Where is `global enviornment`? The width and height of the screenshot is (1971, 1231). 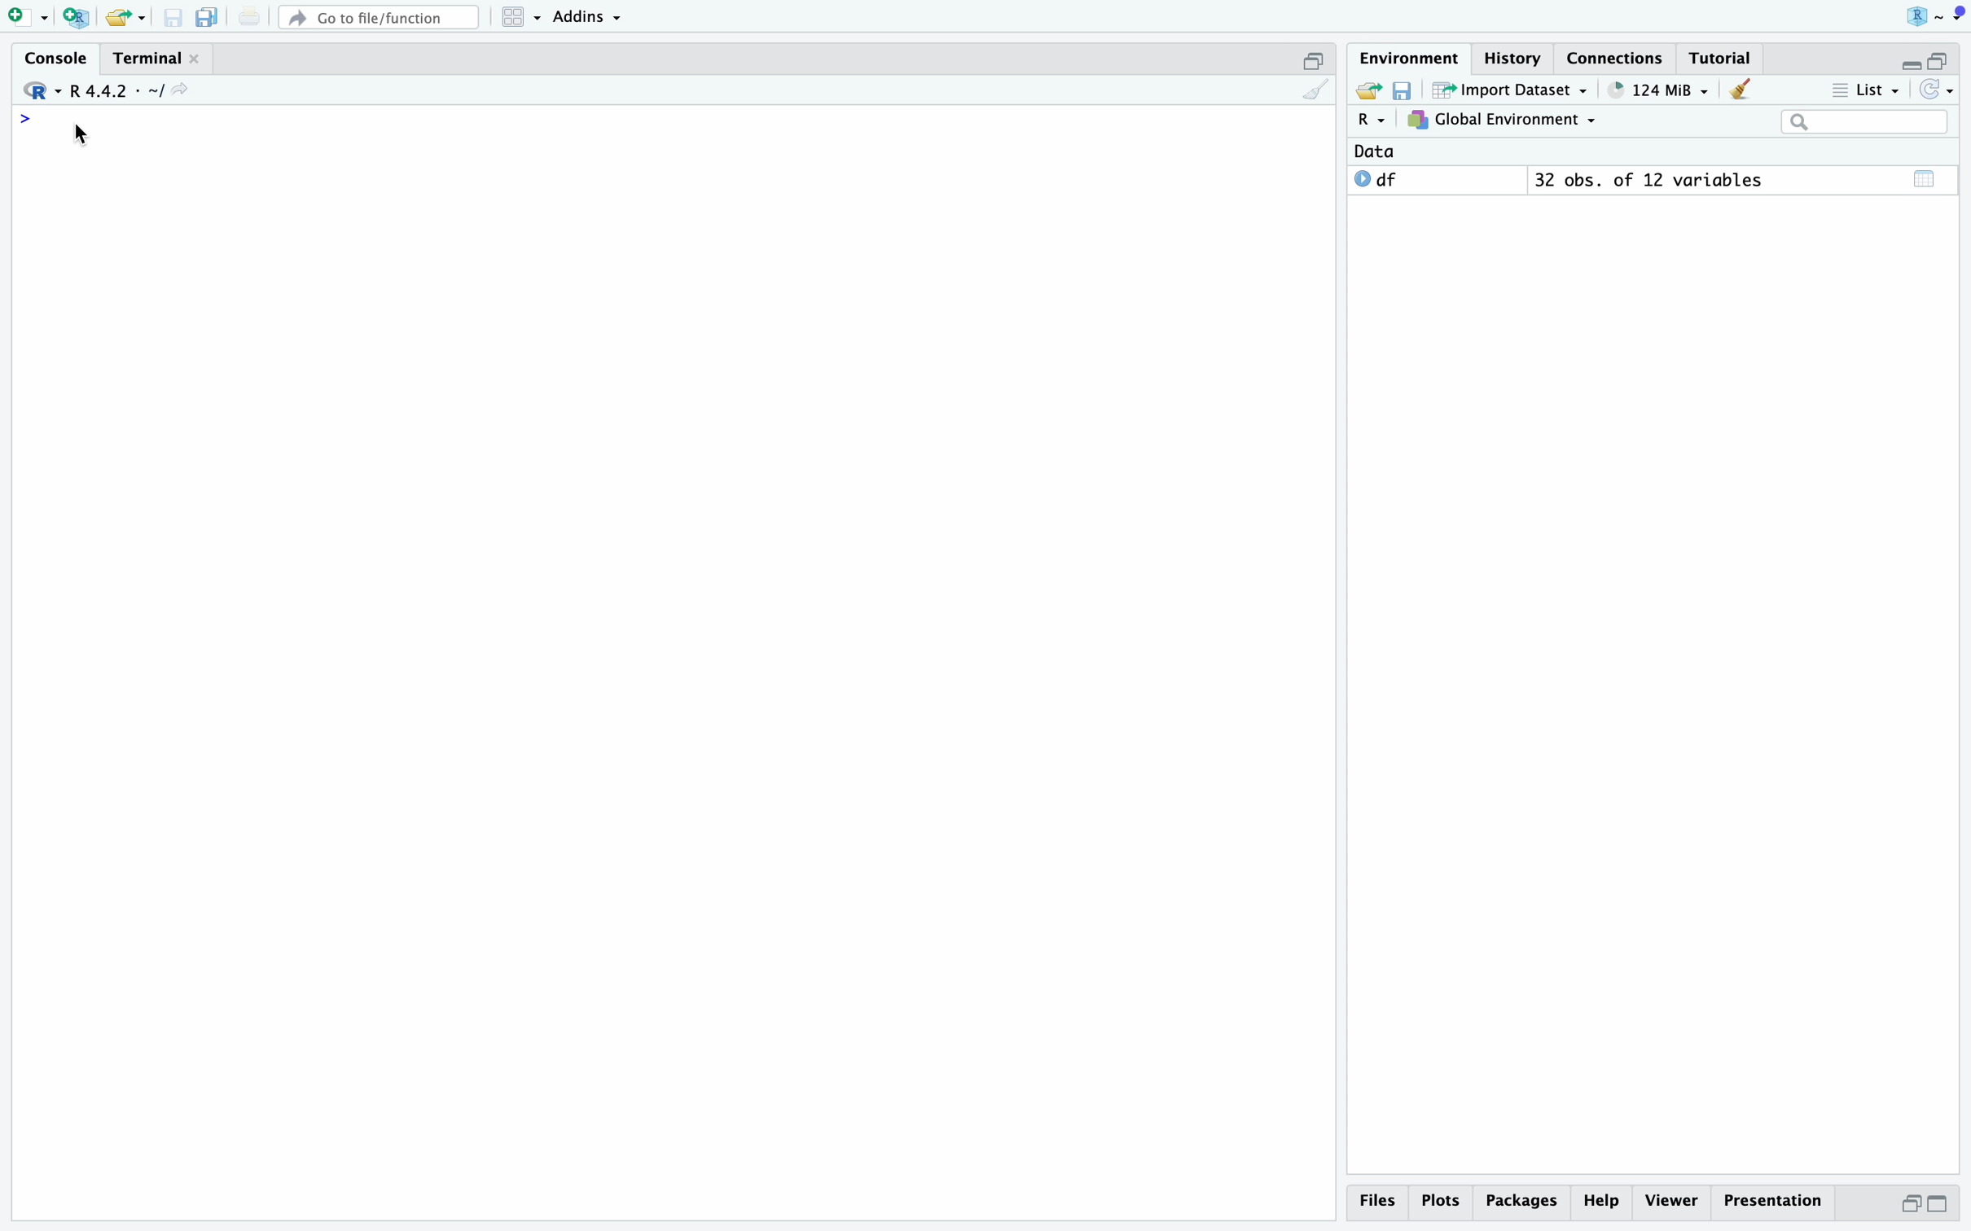
global enviornment is located at coordinates (1502, 120).